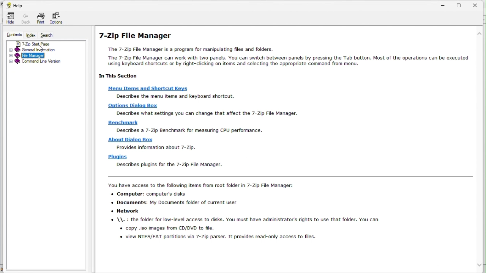 The width and height of the screenshot is (486, 273). I want to click on Index, so click(31, 35).